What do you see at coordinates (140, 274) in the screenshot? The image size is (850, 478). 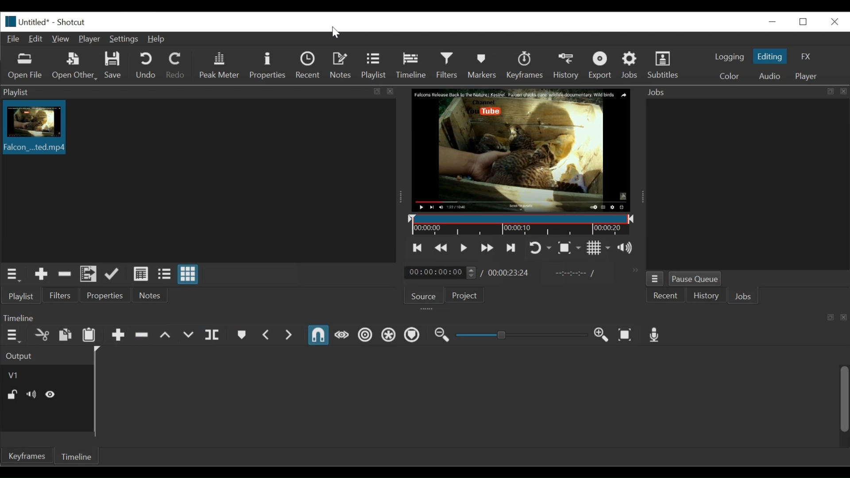 I see `View as details` at bounding box center [140, 274].